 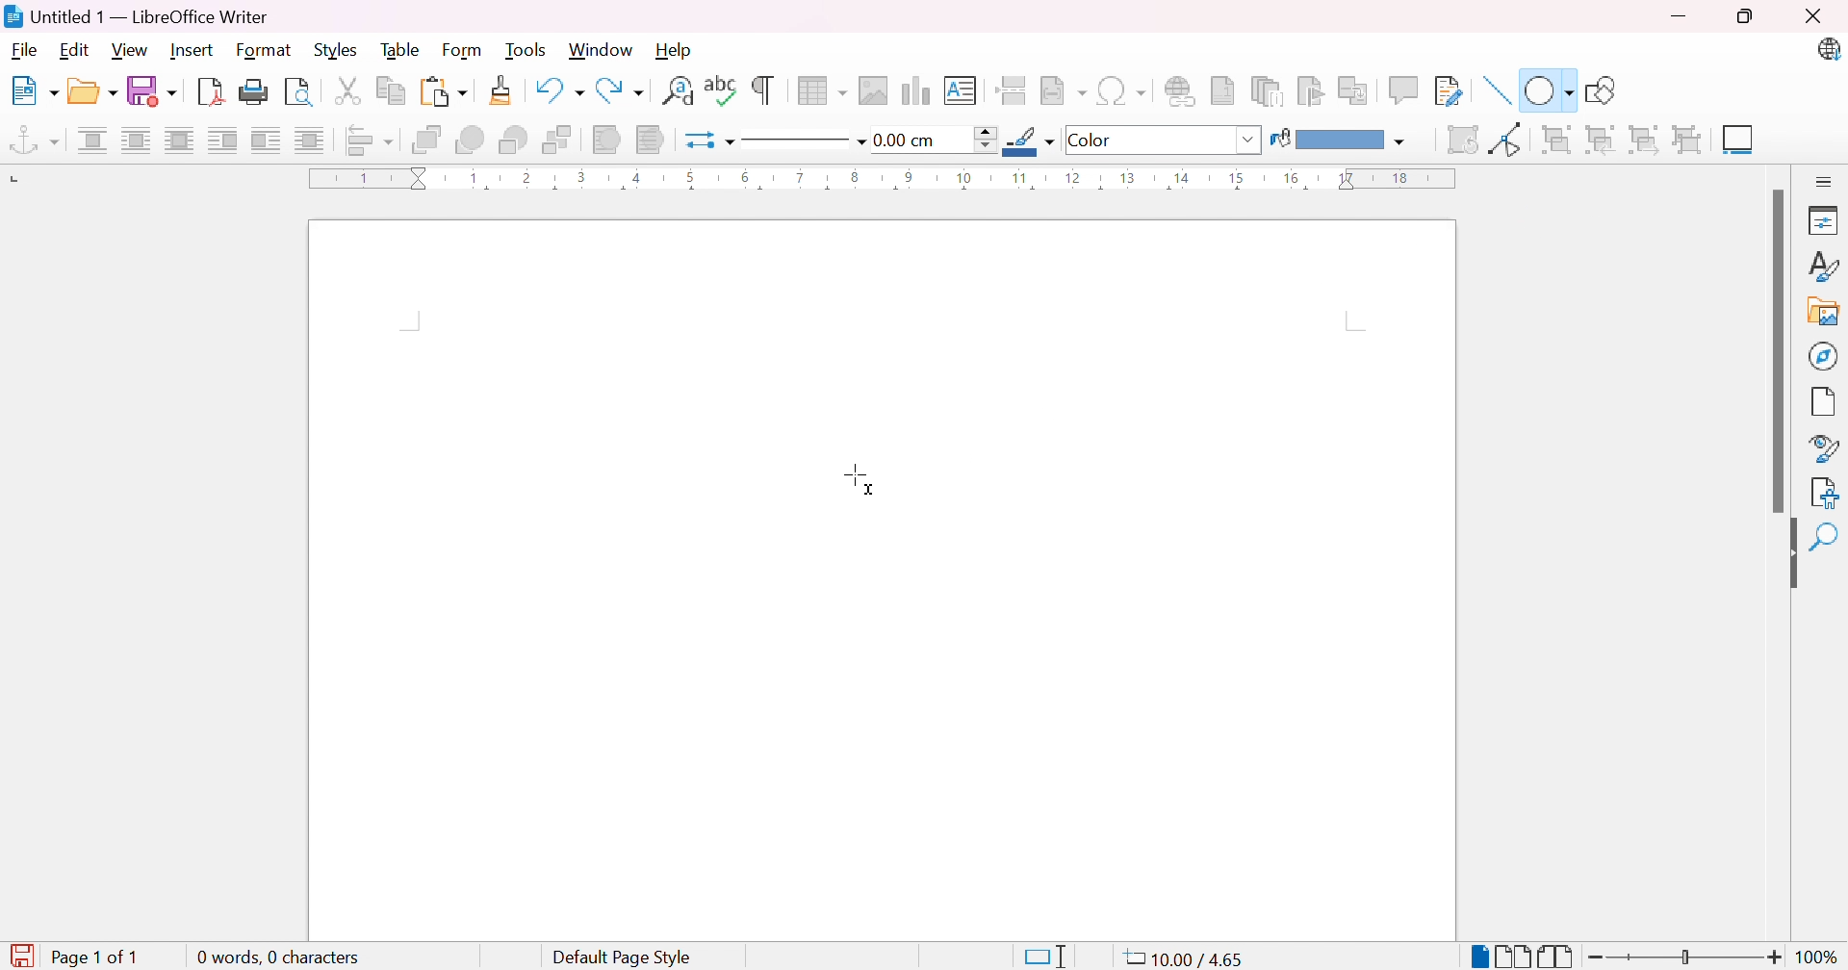 What do you see at coordinates (601, 50) in the screenshot?
I see `Window` at bounding box center [601, 50].